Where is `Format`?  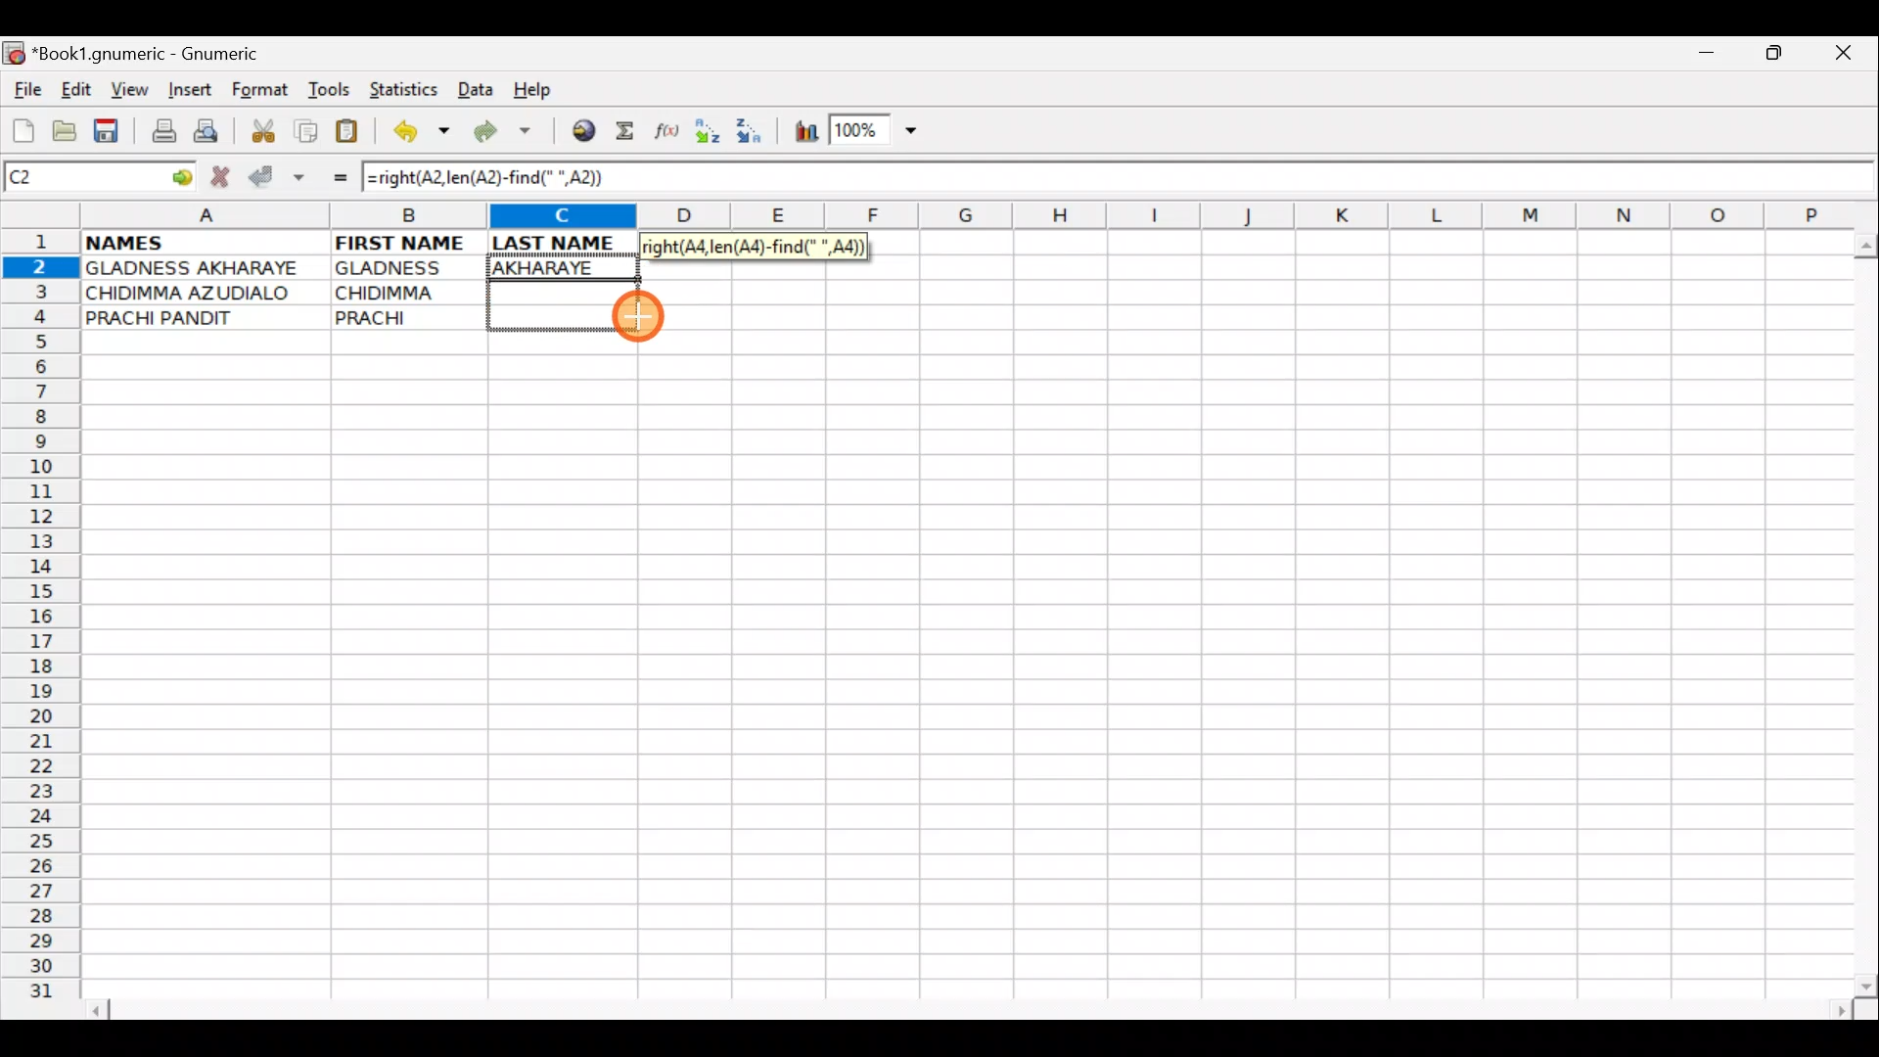
Format is located at coordinates (264, 92).